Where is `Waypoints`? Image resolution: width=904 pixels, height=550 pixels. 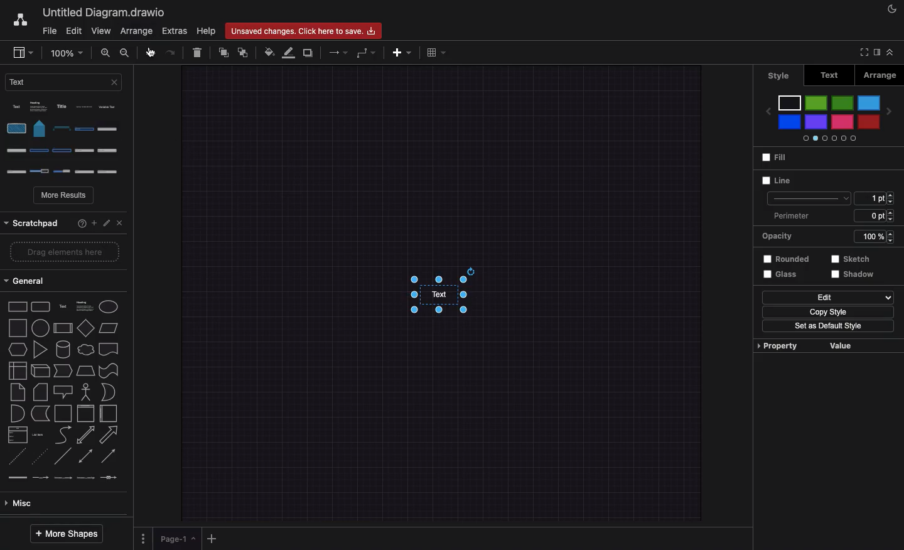 Waypoints is located at coordinates (366, 54).